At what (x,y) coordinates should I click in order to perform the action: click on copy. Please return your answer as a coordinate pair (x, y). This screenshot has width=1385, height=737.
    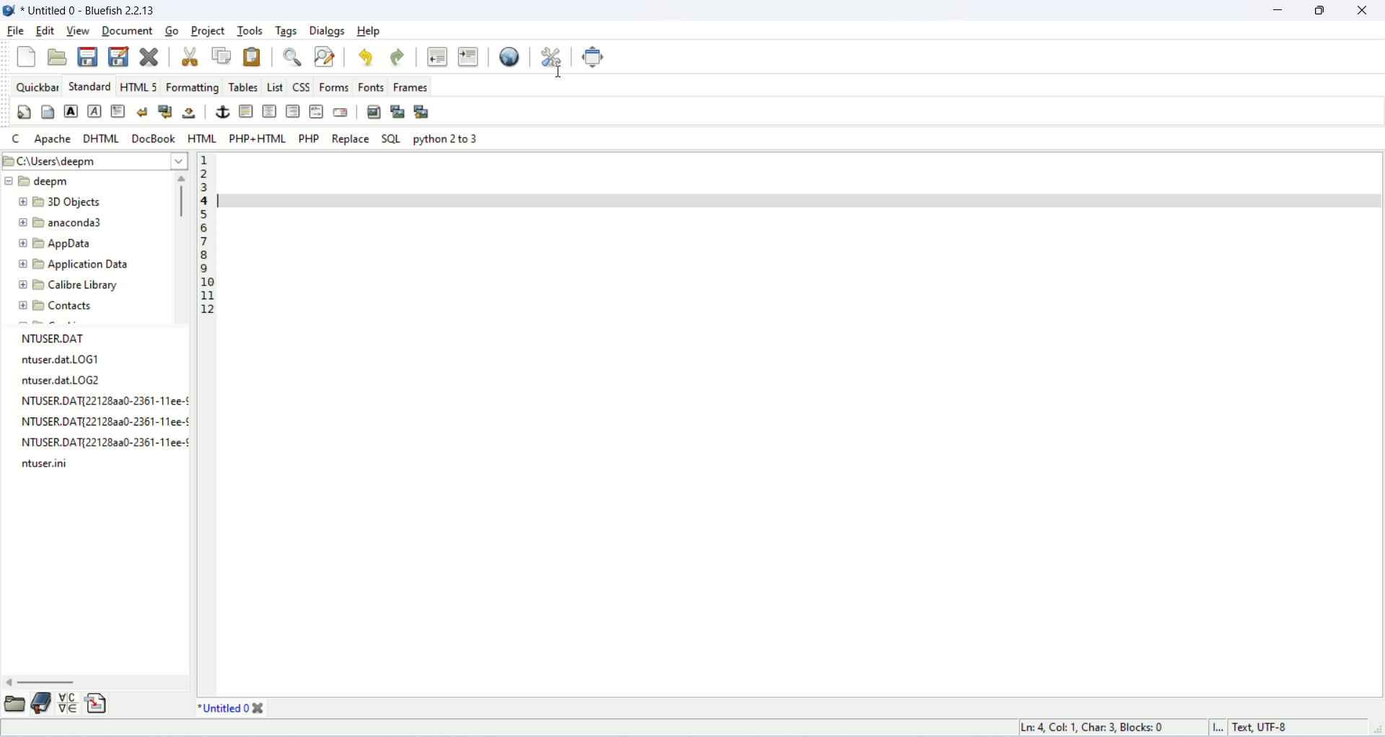
    Looking at the image, I should click on (221, 56).